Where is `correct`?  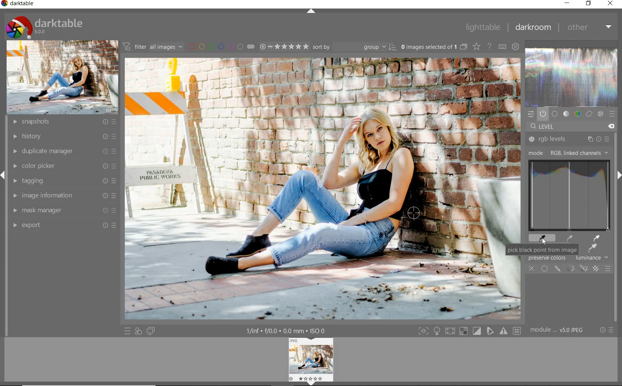
correct is located at coordinates (589, 114).